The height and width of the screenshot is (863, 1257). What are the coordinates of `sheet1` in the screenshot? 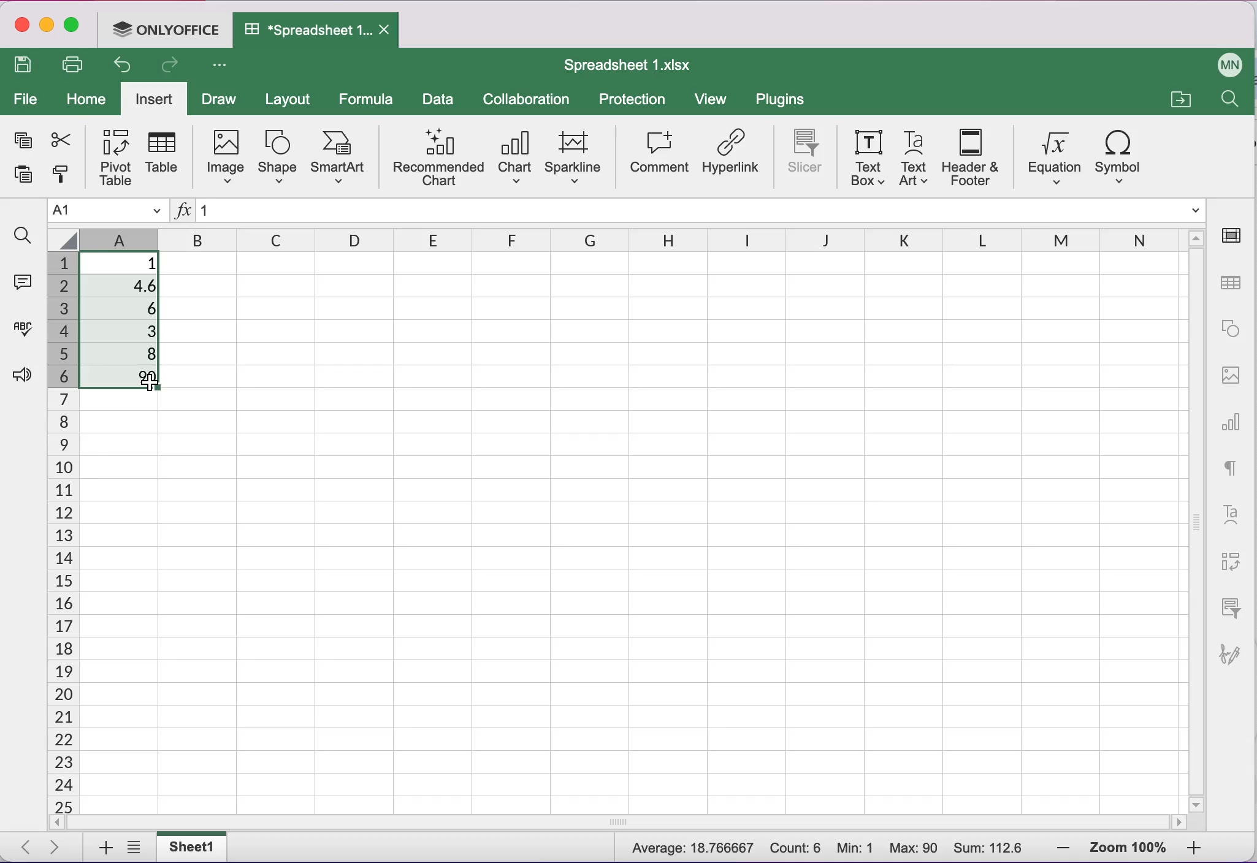 It's located at (193, 847).